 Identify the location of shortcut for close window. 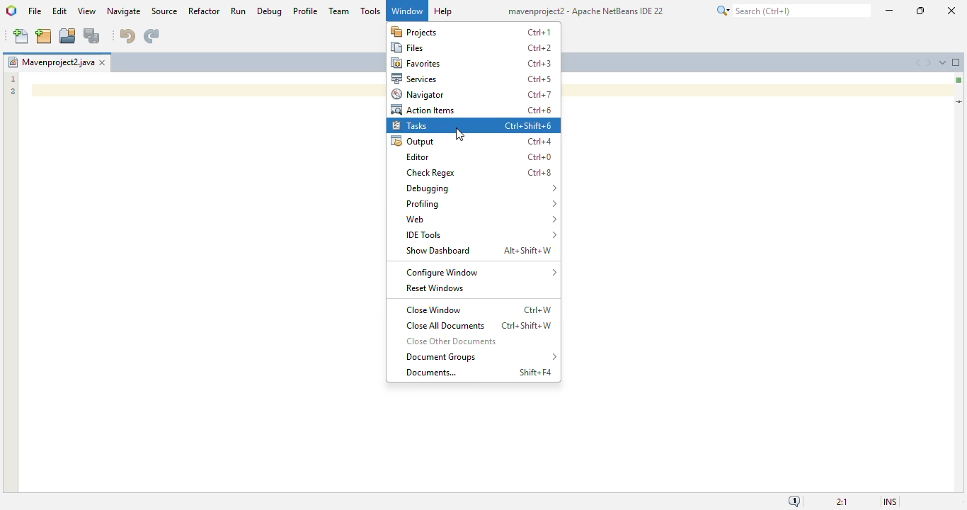
(538, 310).